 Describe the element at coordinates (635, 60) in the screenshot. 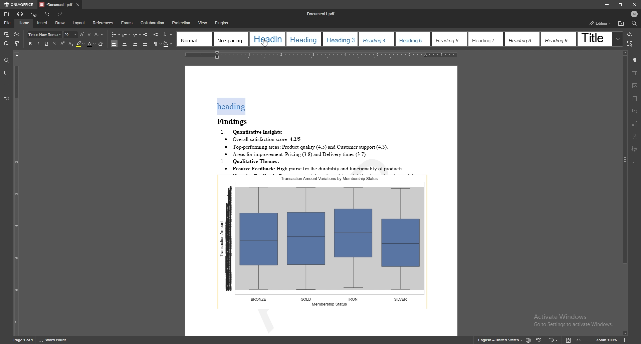

I see `paragraph` at that location.